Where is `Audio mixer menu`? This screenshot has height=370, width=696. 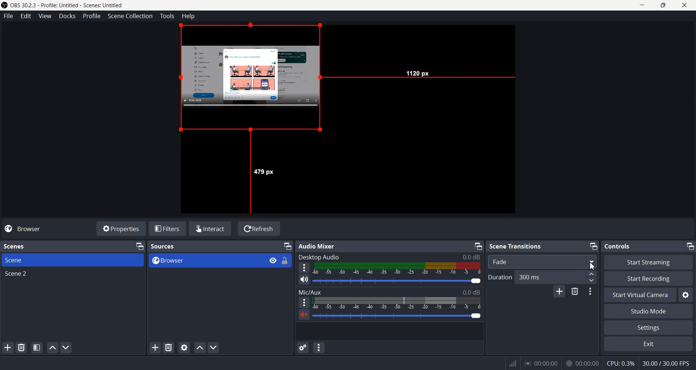
Audio mixer menu is located at coordinates (319, 347).